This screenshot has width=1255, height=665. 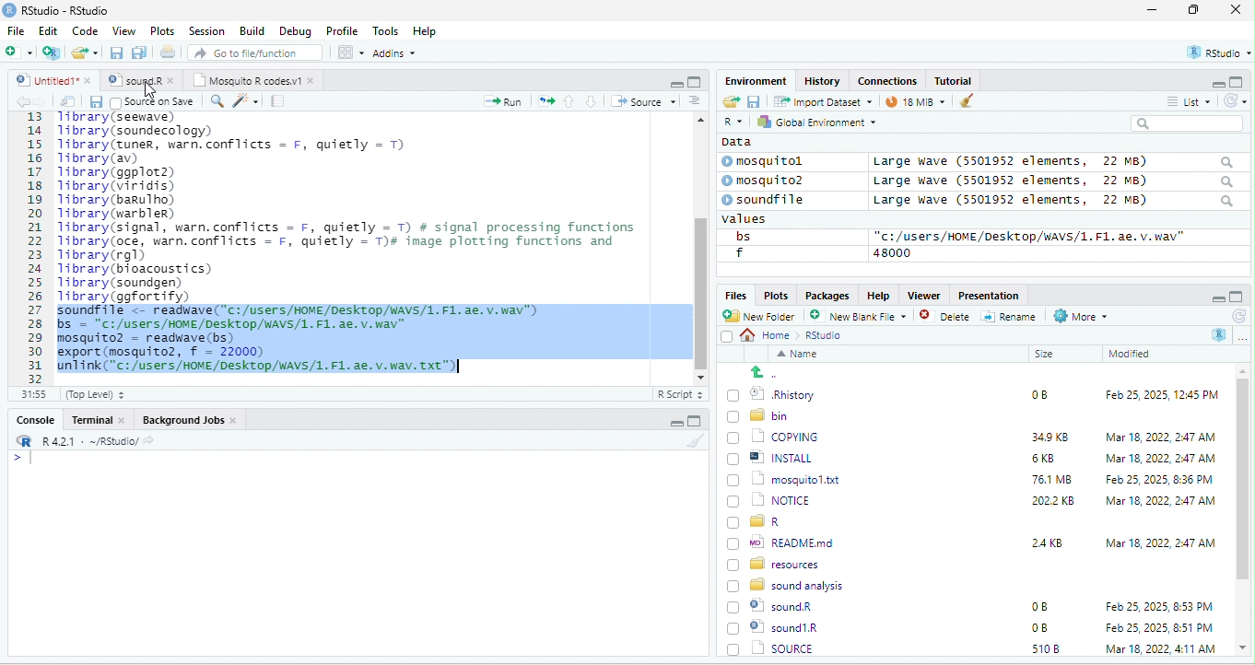 I want to click on maximize, so click(x=694, y=421).